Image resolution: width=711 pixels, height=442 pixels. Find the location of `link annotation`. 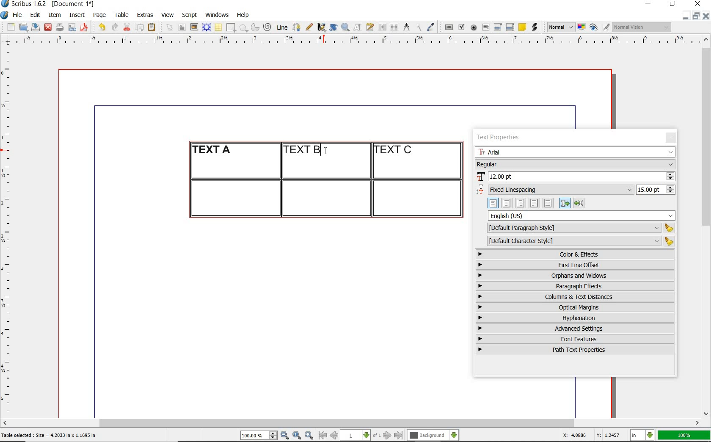

link annotation is located at coordinates (535, 27).